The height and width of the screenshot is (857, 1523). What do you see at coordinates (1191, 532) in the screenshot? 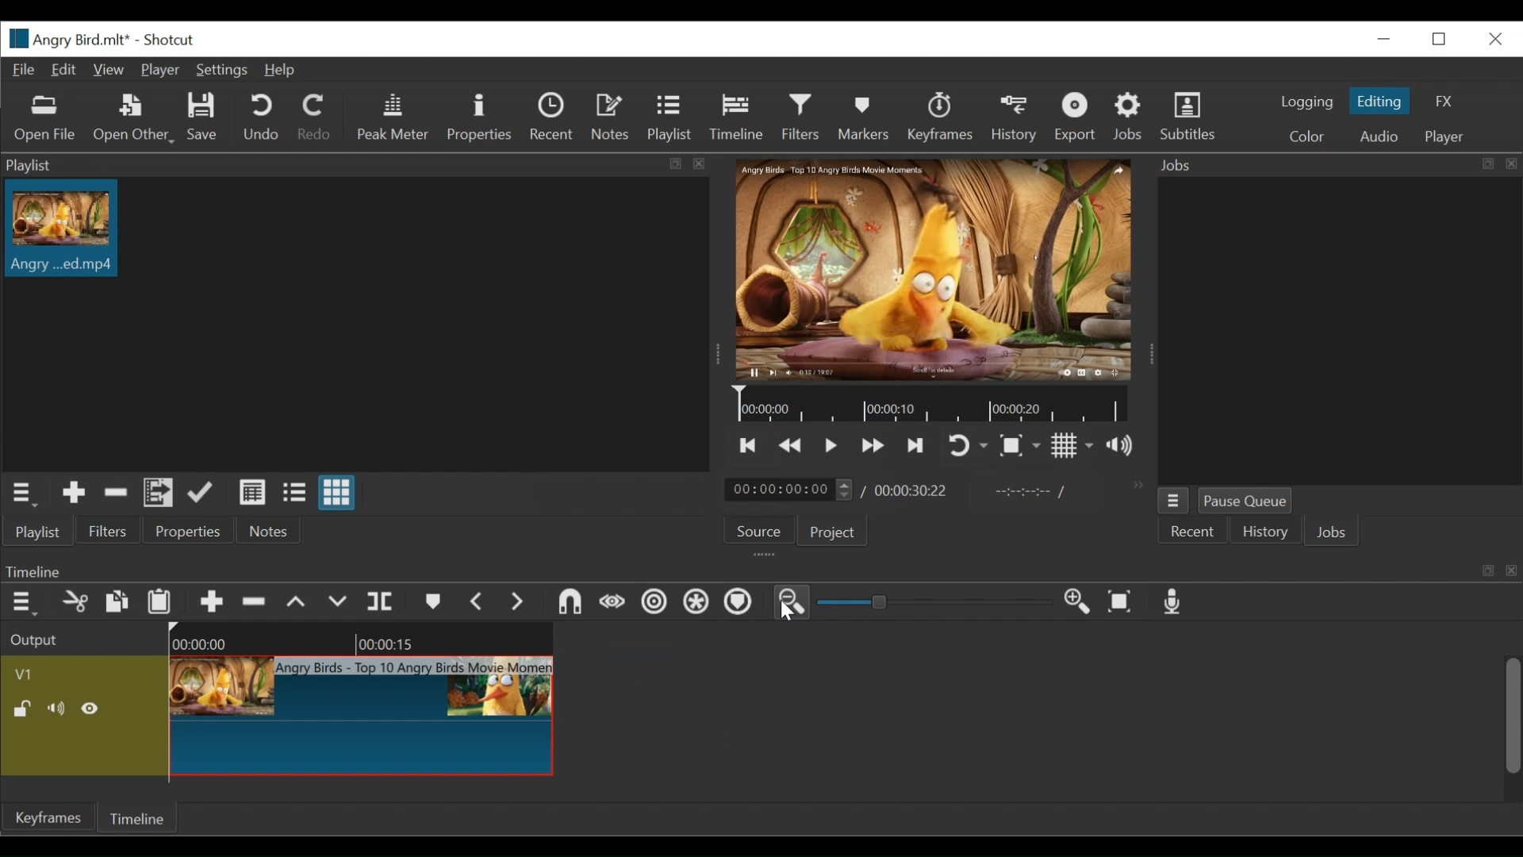
I see `Recent` at bounding box center [1191, 532].